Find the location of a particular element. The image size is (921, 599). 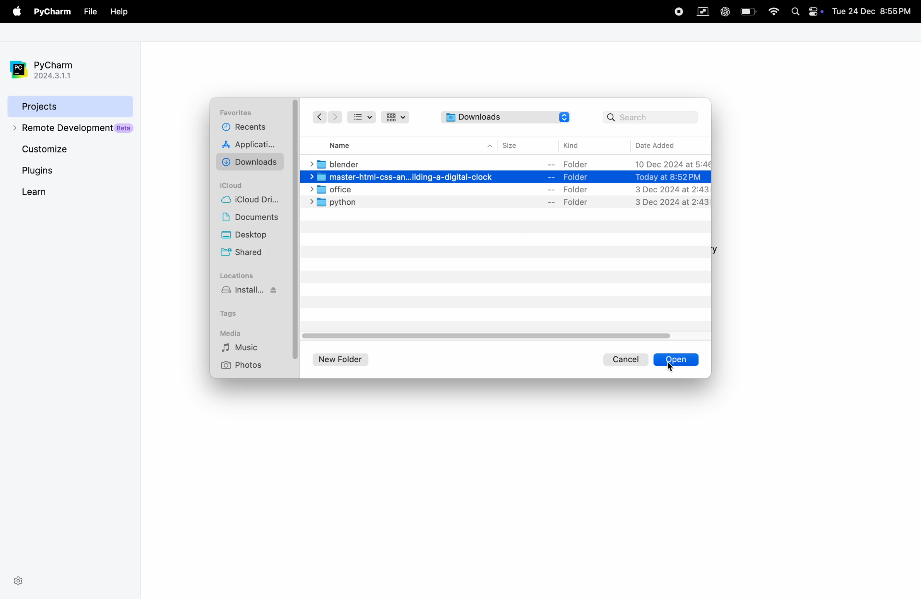

battery is located at coordinates (748, 11).